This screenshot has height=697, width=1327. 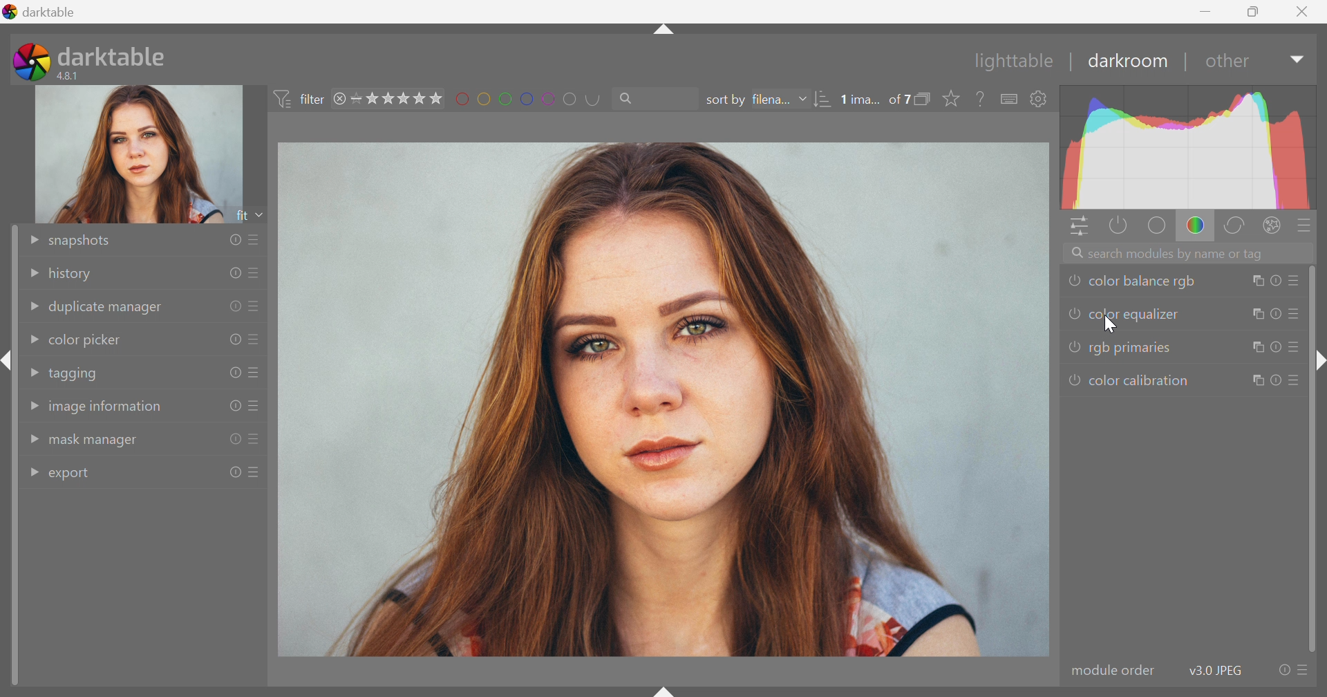 I want to click on presets, so click(x=1304, y=671).